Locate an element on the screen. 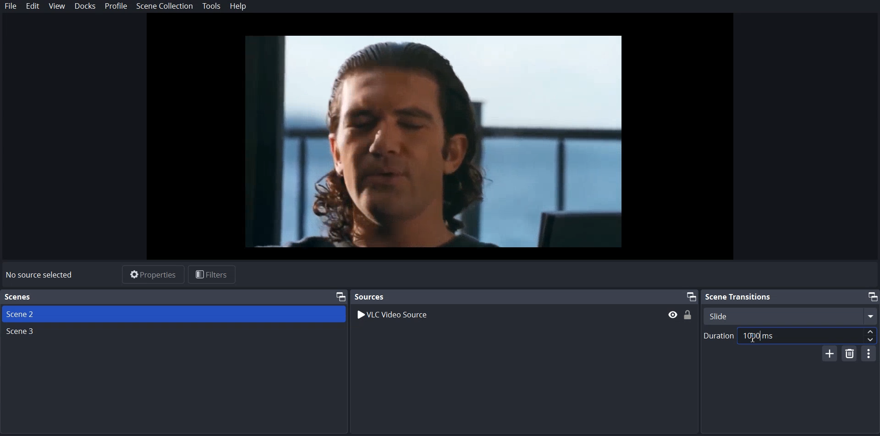  (un)Lock is located at coordinates (688, 314).